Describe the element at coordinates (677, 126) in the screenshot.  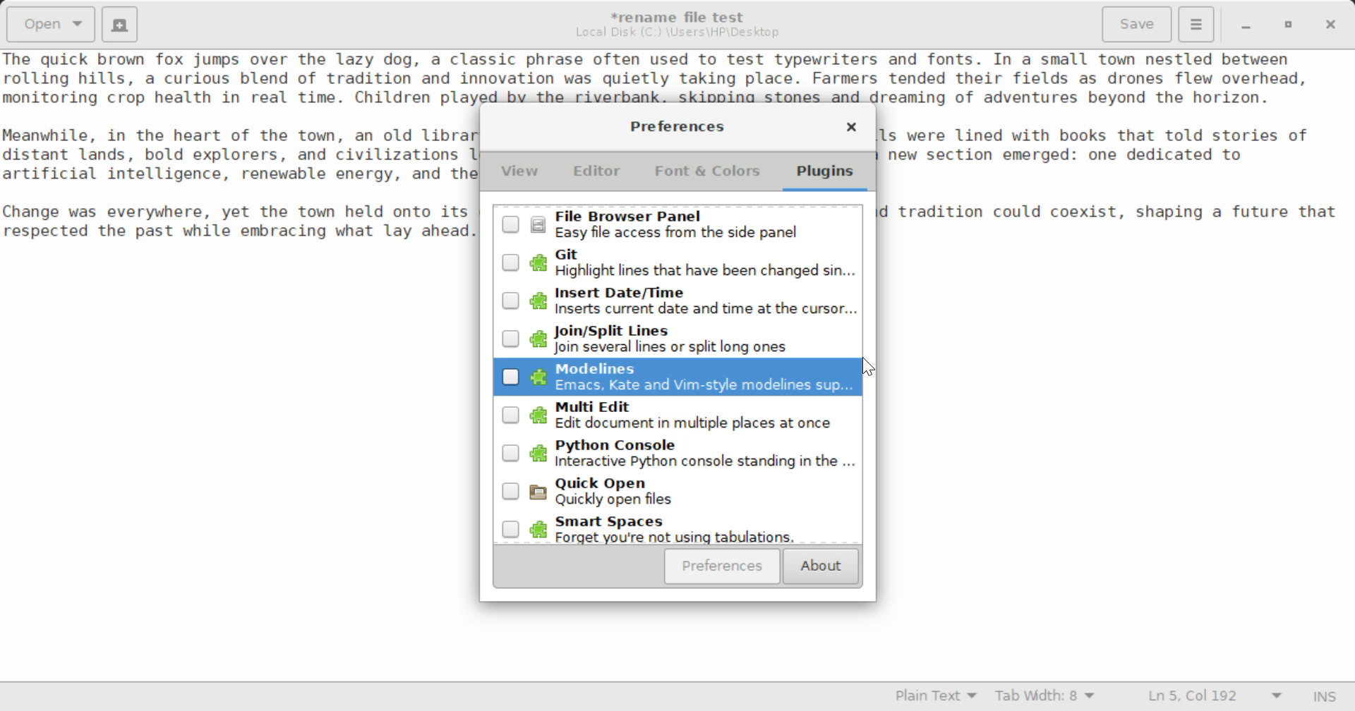
I see `Preferences Setting Window Heading` at that location.